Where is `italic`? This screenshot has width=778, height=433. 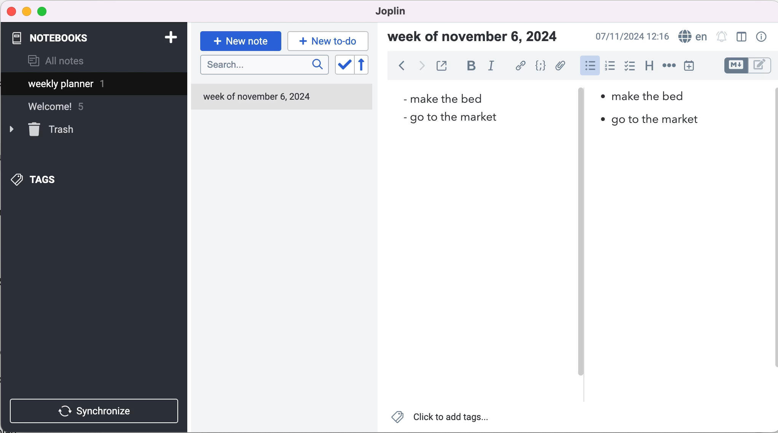
italic is located at coordinates (494, 65).